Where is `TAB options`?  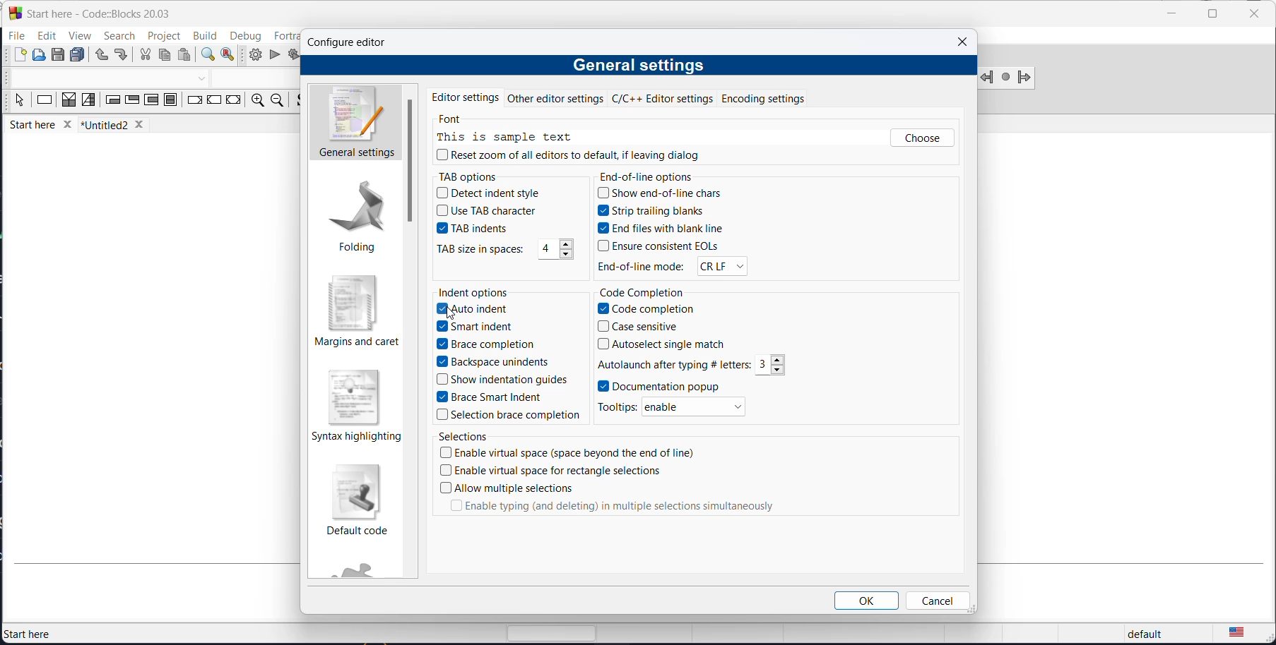 TAB options is located at coordinates (478, 177).